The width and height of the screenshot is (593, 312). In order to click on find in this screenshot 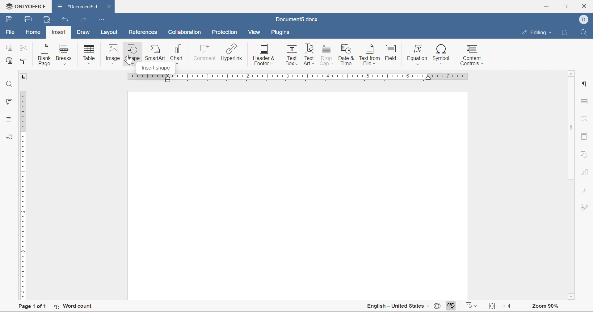, I will do `click(584, 32)`.